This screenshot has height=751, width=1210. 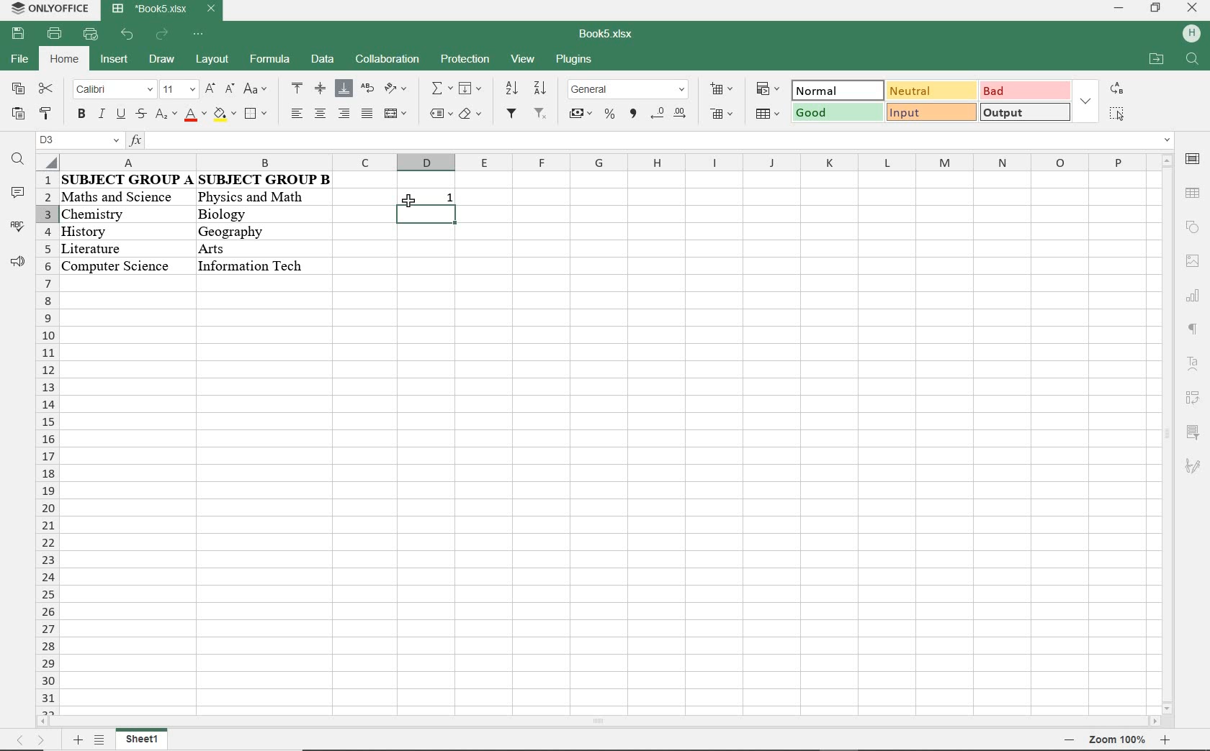 What do you see at coordinates (53, 35) in the screenshot?
I see `print` at bounding box center [53, 35].